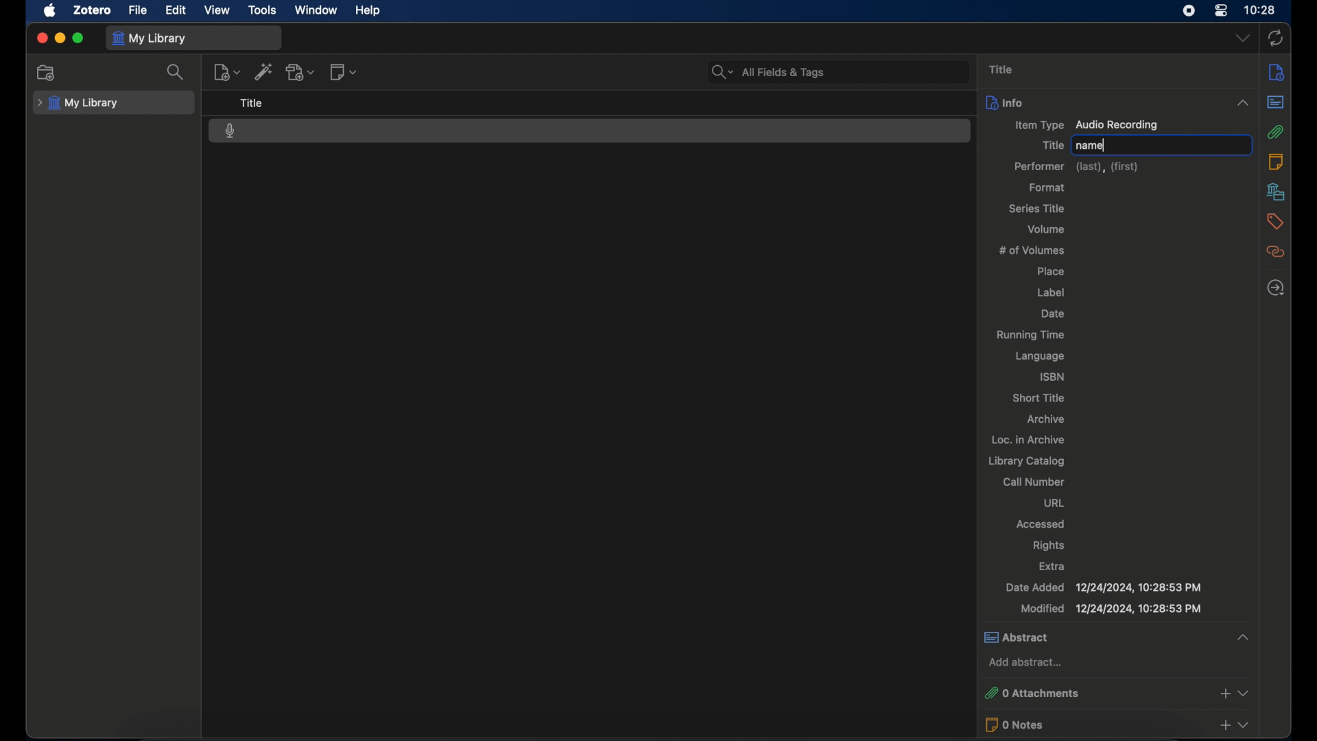 The image size is (1317, 741). What do you see at coordinates (1053, 314) in the screenshot?
I see `date` at bounding box center [1053, 314].